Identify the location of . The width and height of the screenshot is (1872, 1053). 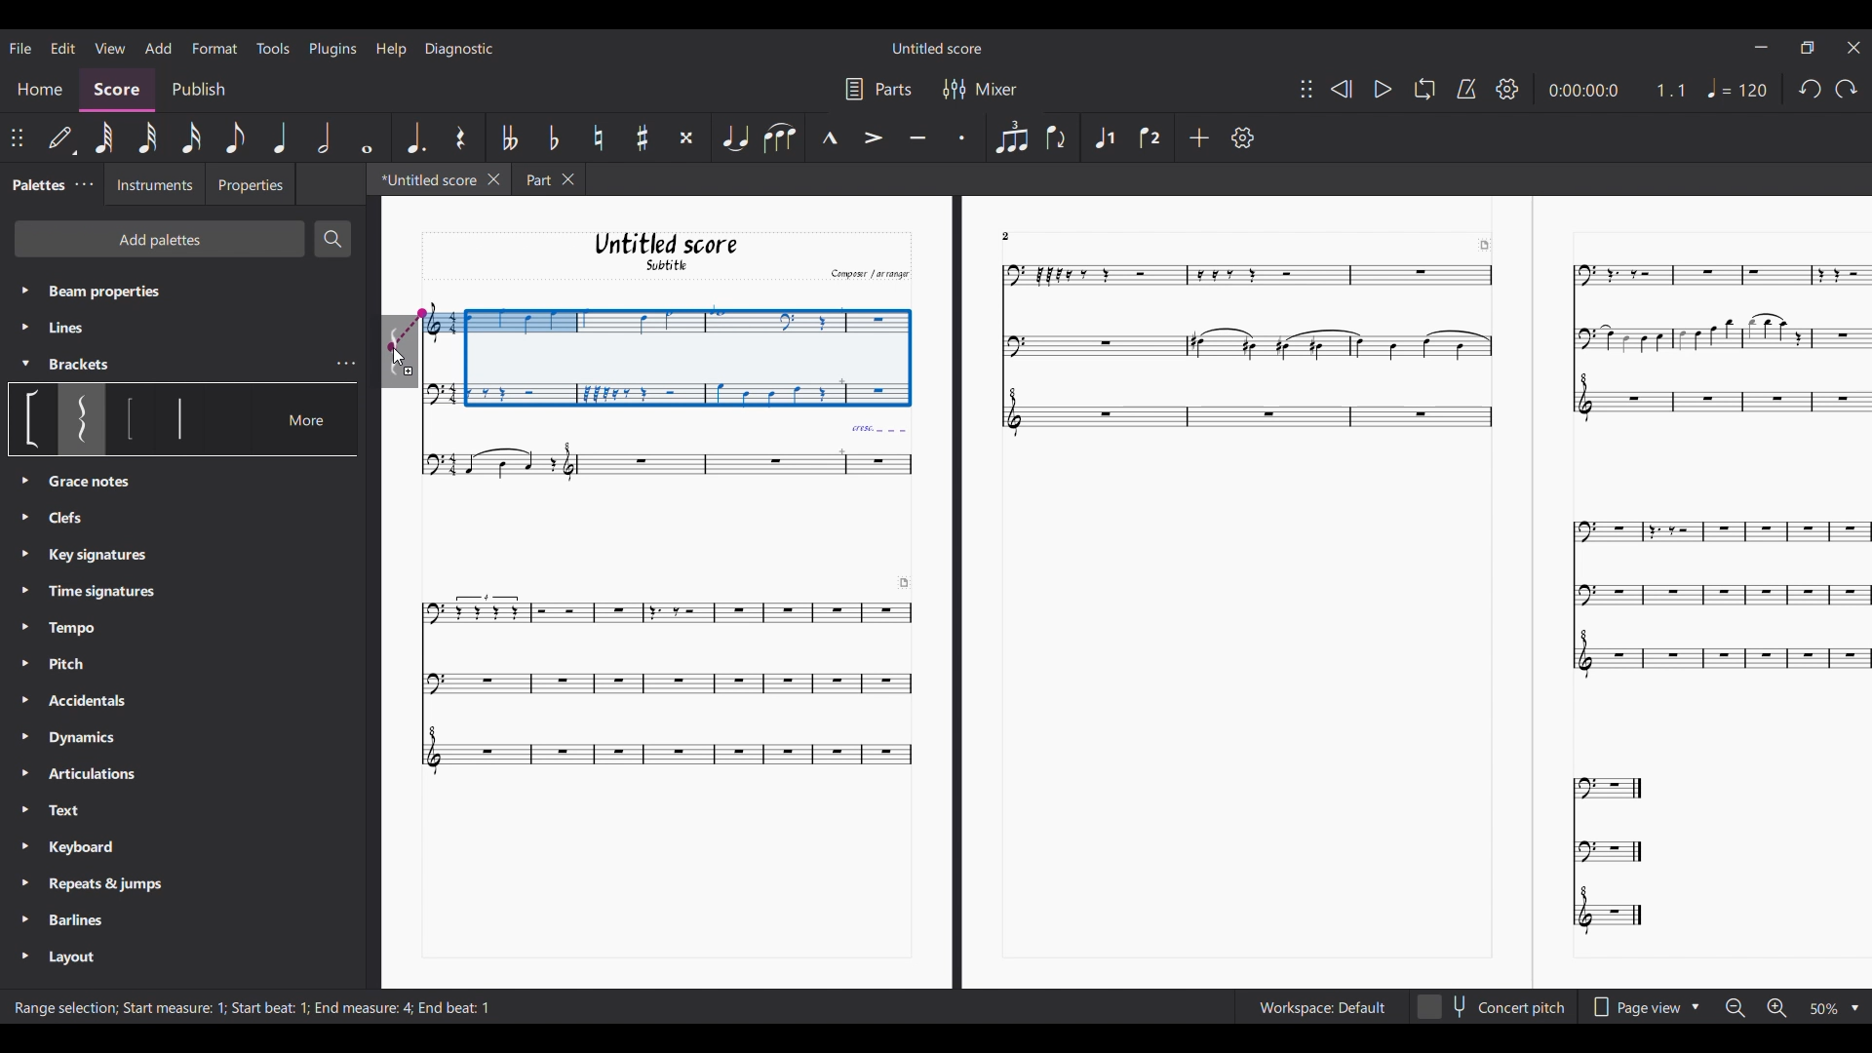
(1246, 344).